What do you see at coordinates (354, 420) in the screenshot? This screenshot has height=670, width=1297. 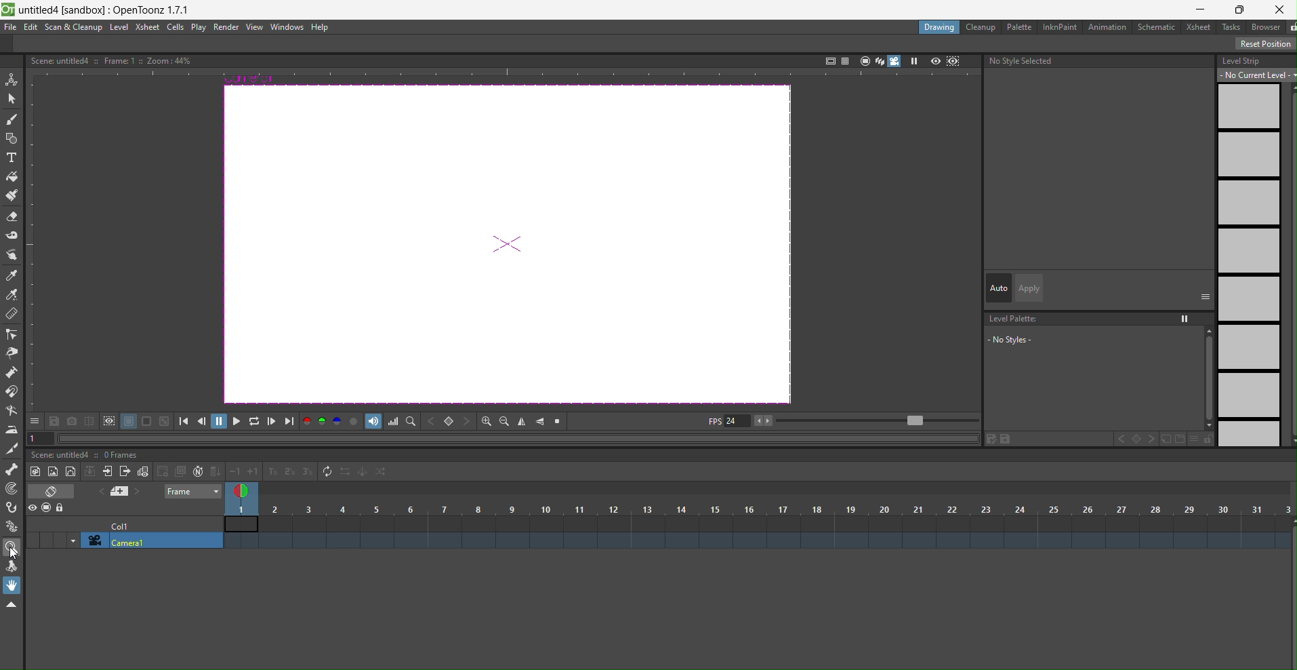 I see `` at bounding box center [354, 420].